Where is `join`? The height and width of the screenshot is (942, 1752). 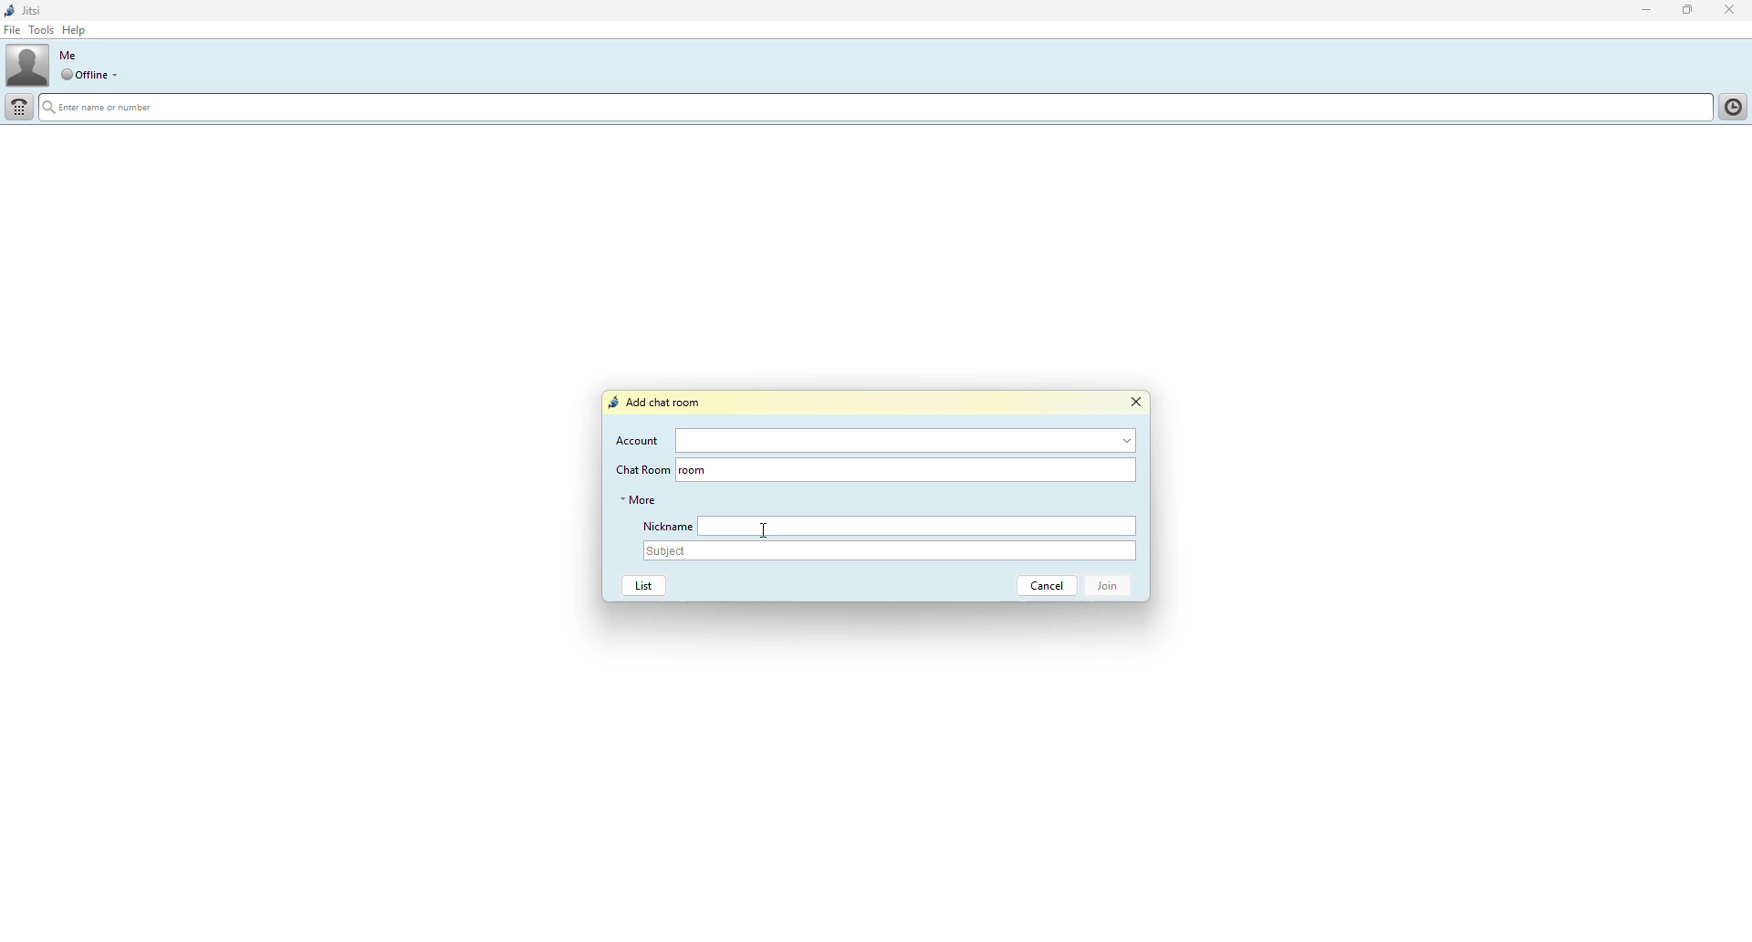 join is located at coordinates (1113, 587).